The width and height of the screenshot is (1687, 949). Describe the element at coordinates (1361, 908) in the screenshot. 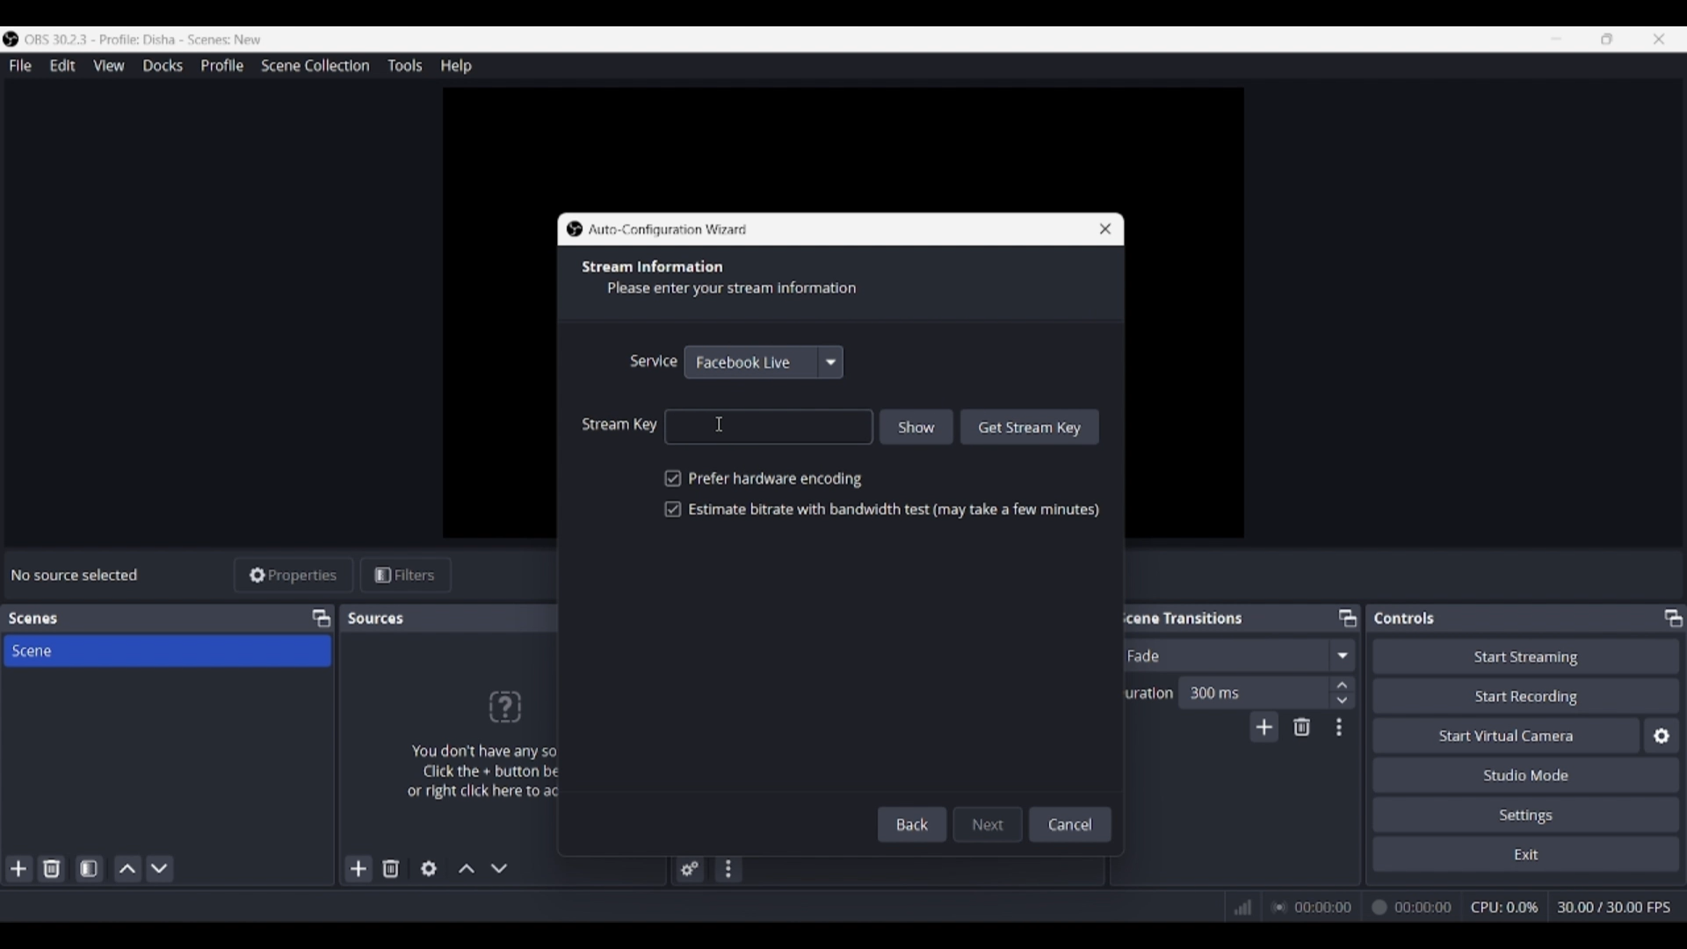

I see `Recording duration` at that location.